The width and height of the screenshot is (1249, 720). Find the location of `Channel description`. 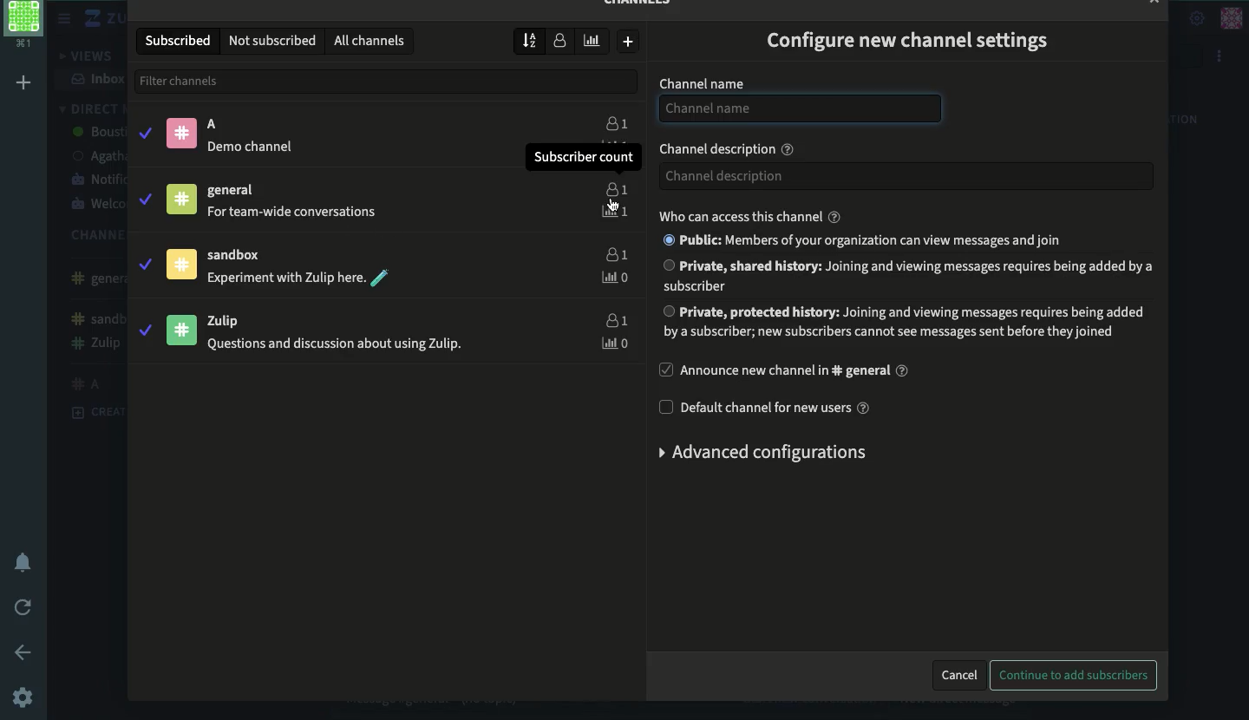

Channel description is located at coordinates (733, 178).